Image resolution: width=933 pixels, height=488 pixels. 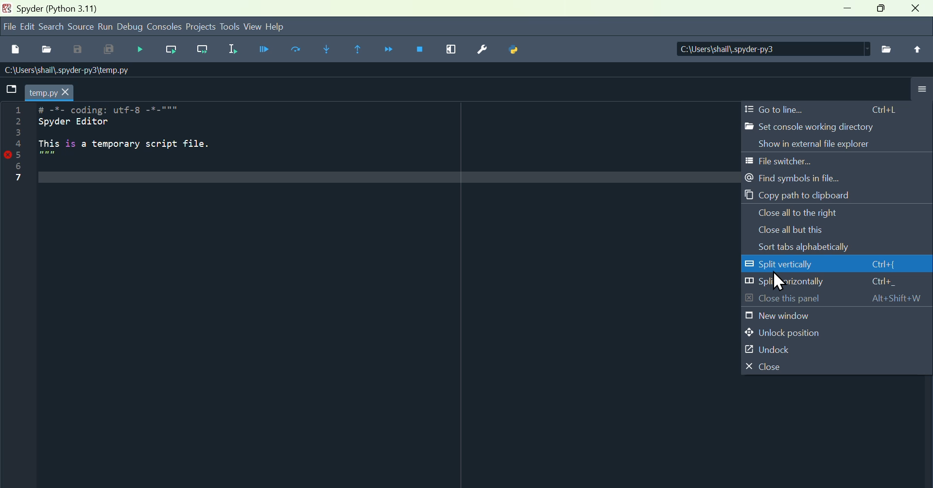 I want to click on folder, so click(x=13, y=92).